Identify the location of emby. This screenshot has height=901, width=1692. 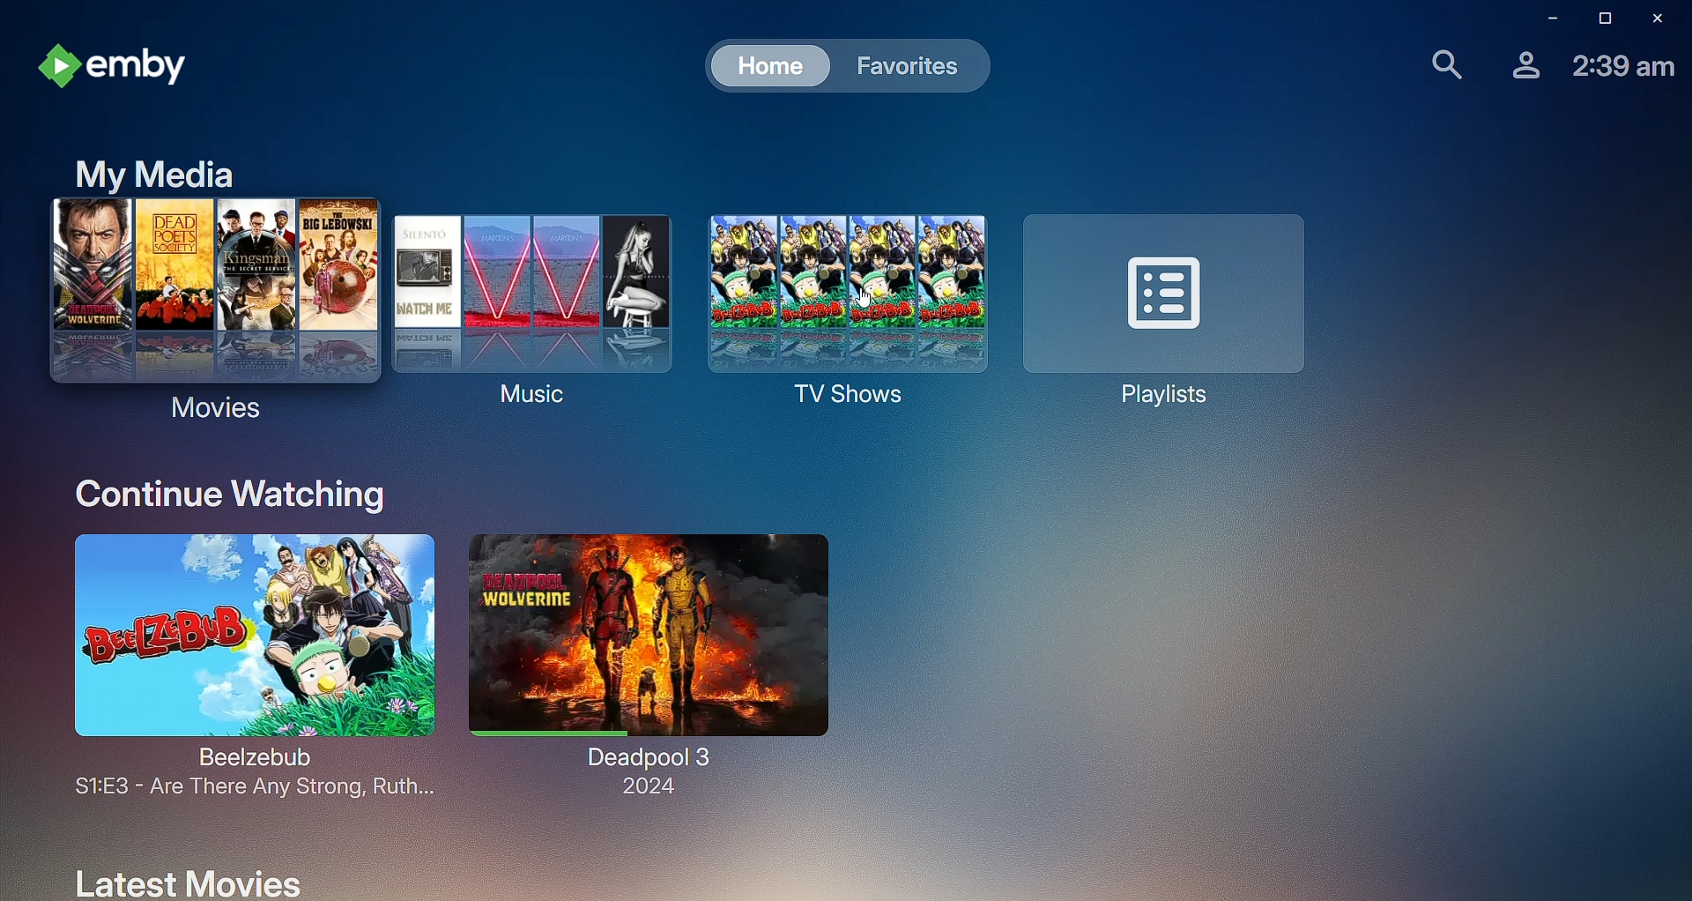
(121, 65).